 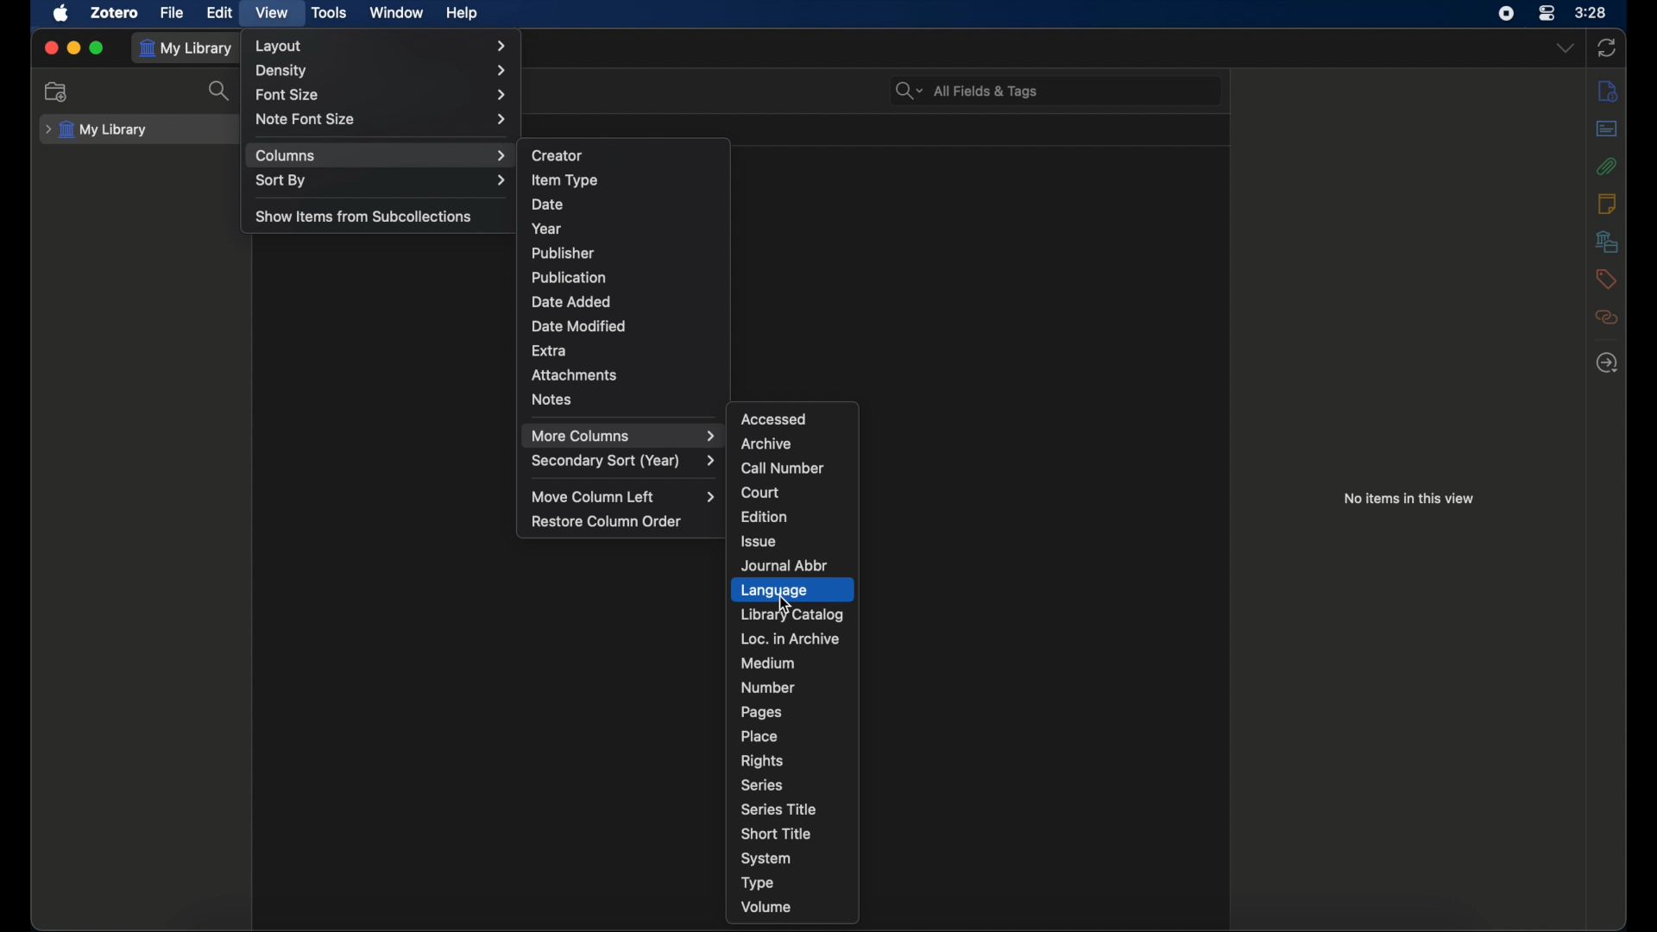 What do you see at coordinates (190, 51) in the screenshot?
I see `my library` at bounding box center [190, 51].